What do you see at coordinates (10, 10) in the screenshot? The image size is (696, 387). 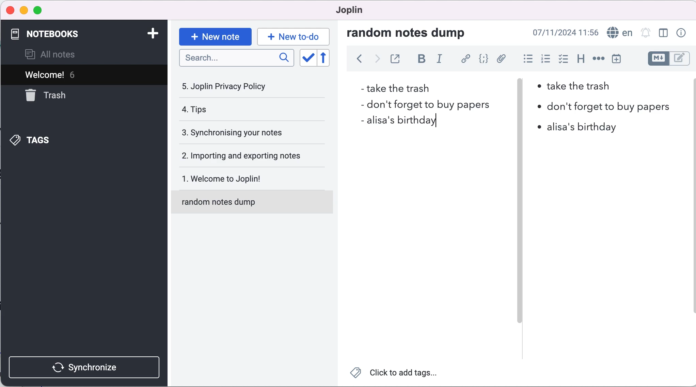 I see `close` at bounding box center [10, 10].